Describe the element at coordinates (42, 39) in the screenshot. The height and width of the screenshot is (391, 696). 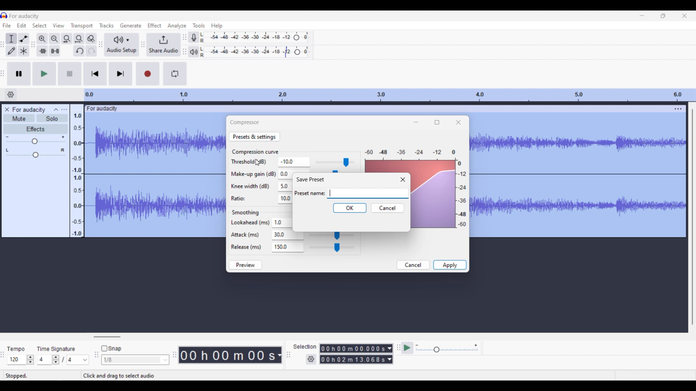
I see `Zoom in` at that location.